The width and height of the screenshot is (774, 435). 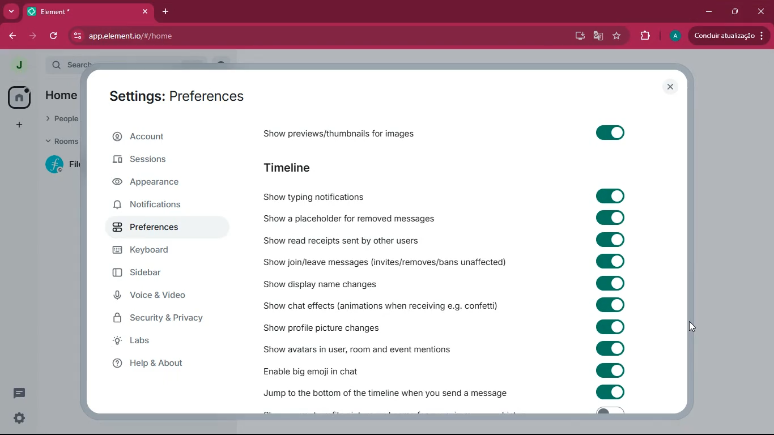 What do you see at coordinates (611, 304) in the screenshot?
I see `toggle on ` at bounding box center [611, 304].